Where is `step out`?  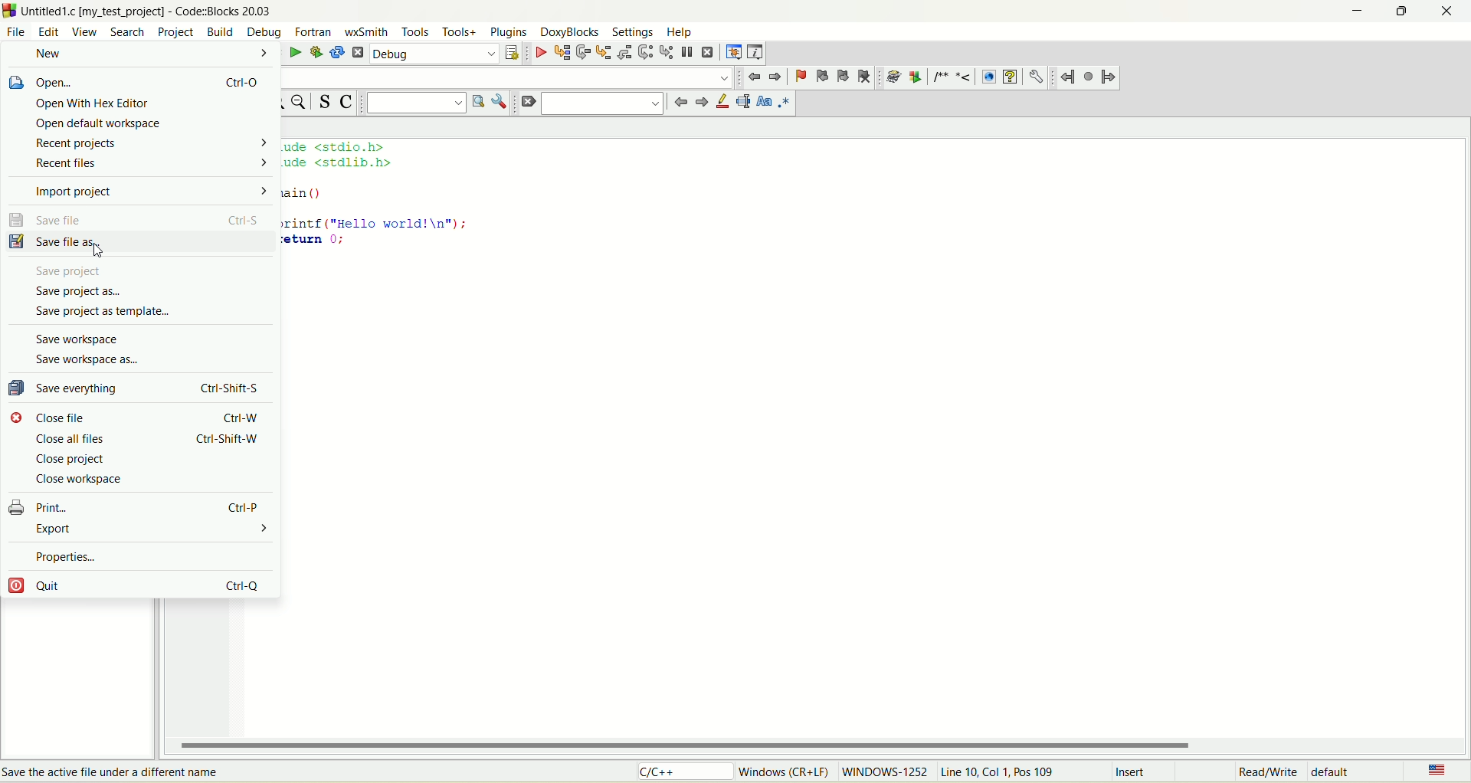 step out is located at coordinates (623, 52).